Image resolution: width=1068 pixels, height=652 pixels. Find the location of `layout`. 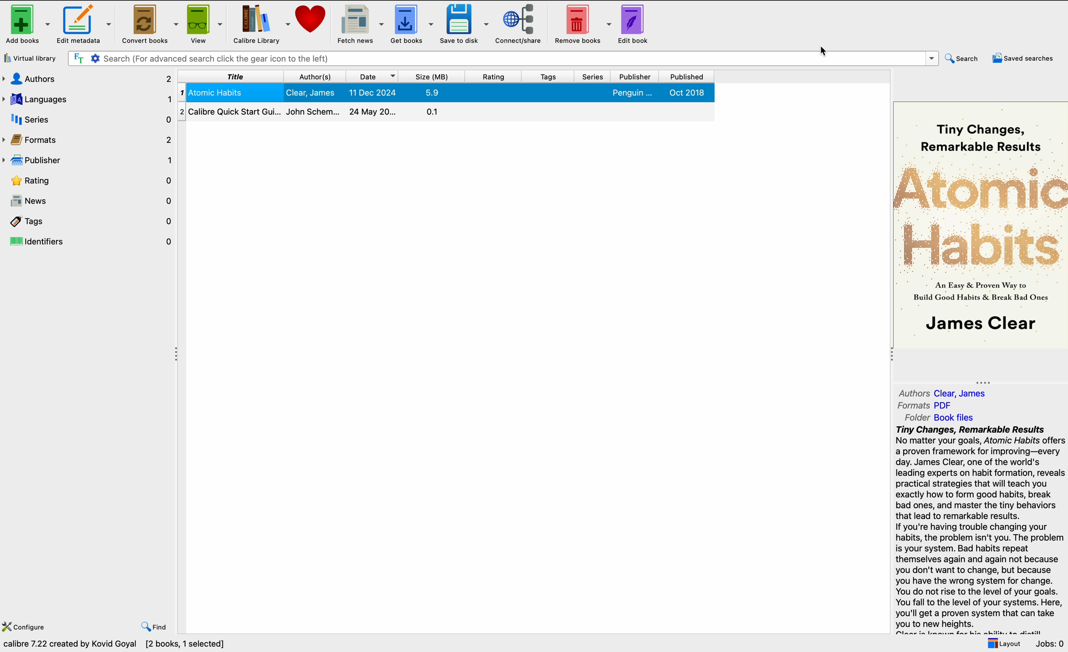

layout is located at coordinates (1003, 643).